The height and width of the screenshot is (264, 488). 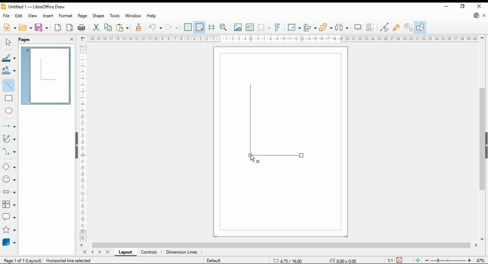 I want to click on line color, so click(x=8, y=58).